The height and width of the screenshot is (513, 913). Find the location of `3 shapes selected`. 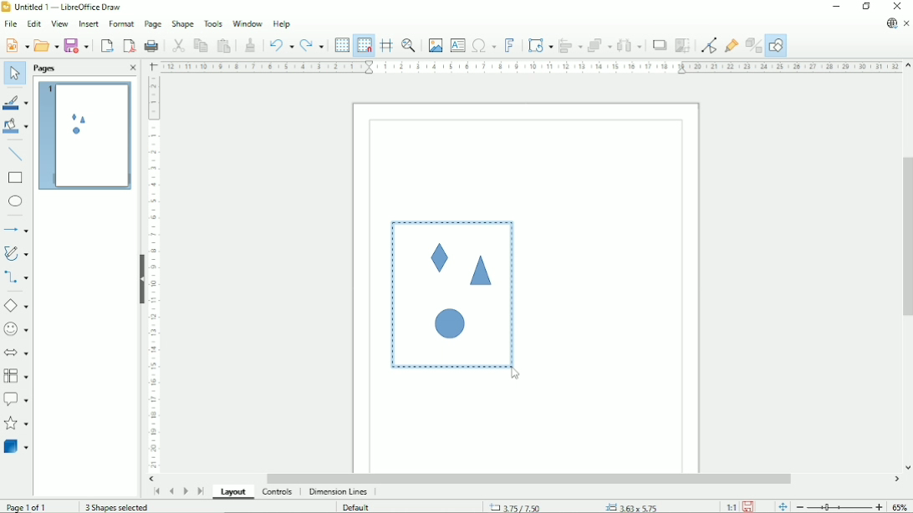

3 shapes selected is located at coordinates (115, 507).